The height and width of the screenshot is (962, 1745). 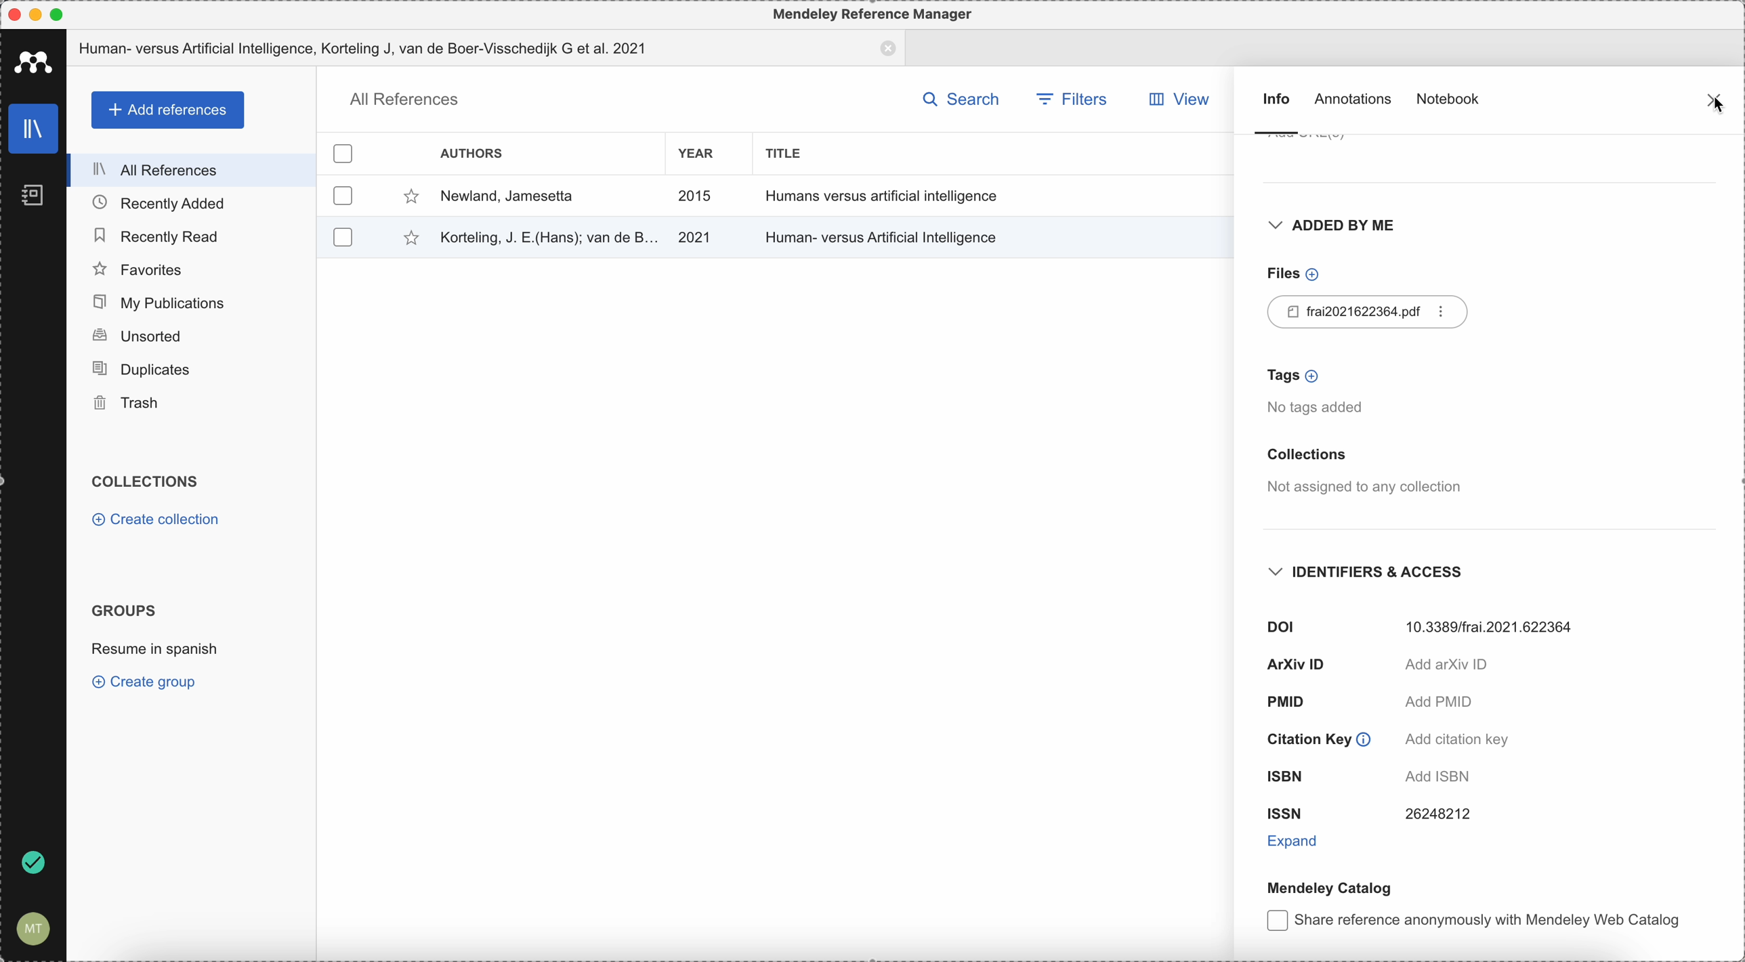 I want to click on notebook, so click(x=1450, y=97).